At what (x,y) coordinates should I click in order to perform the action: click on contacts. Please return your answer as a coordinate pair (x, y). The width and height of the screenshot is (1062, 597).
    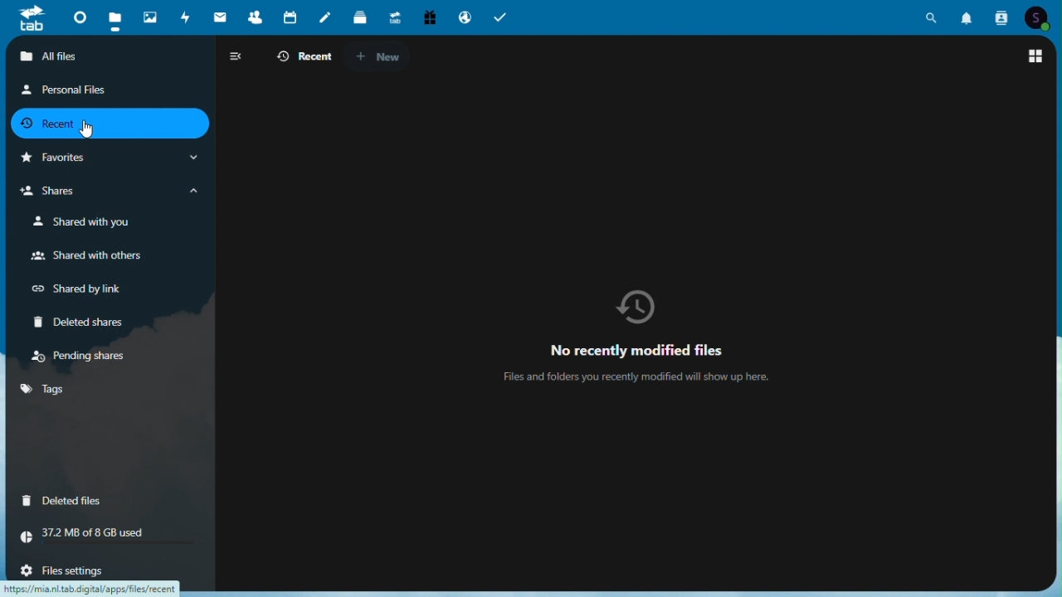
    Looking at the image, I should click on (256, 17).